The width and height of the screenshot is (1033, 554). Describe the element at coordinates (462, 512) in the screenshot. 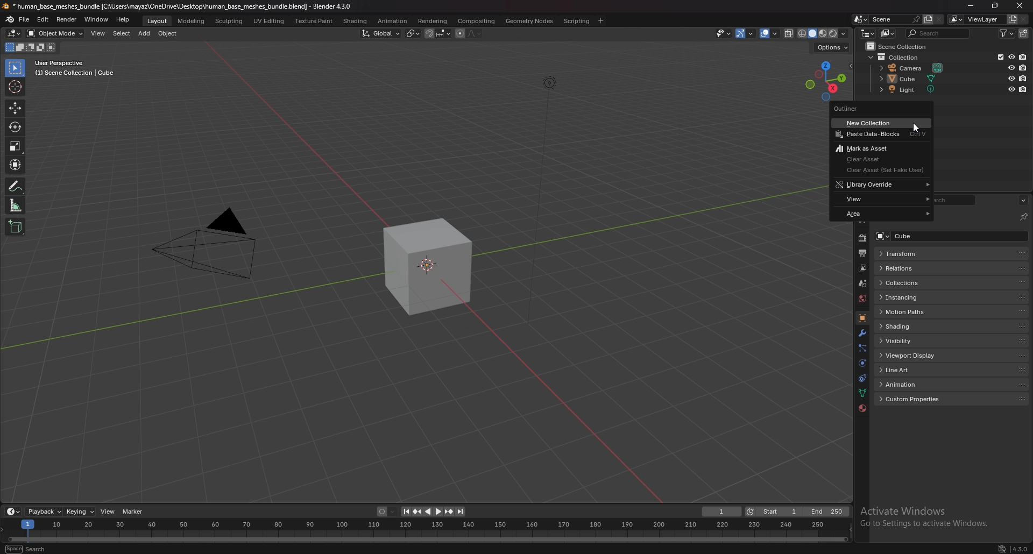

I see `jump to endpoint` at that location.